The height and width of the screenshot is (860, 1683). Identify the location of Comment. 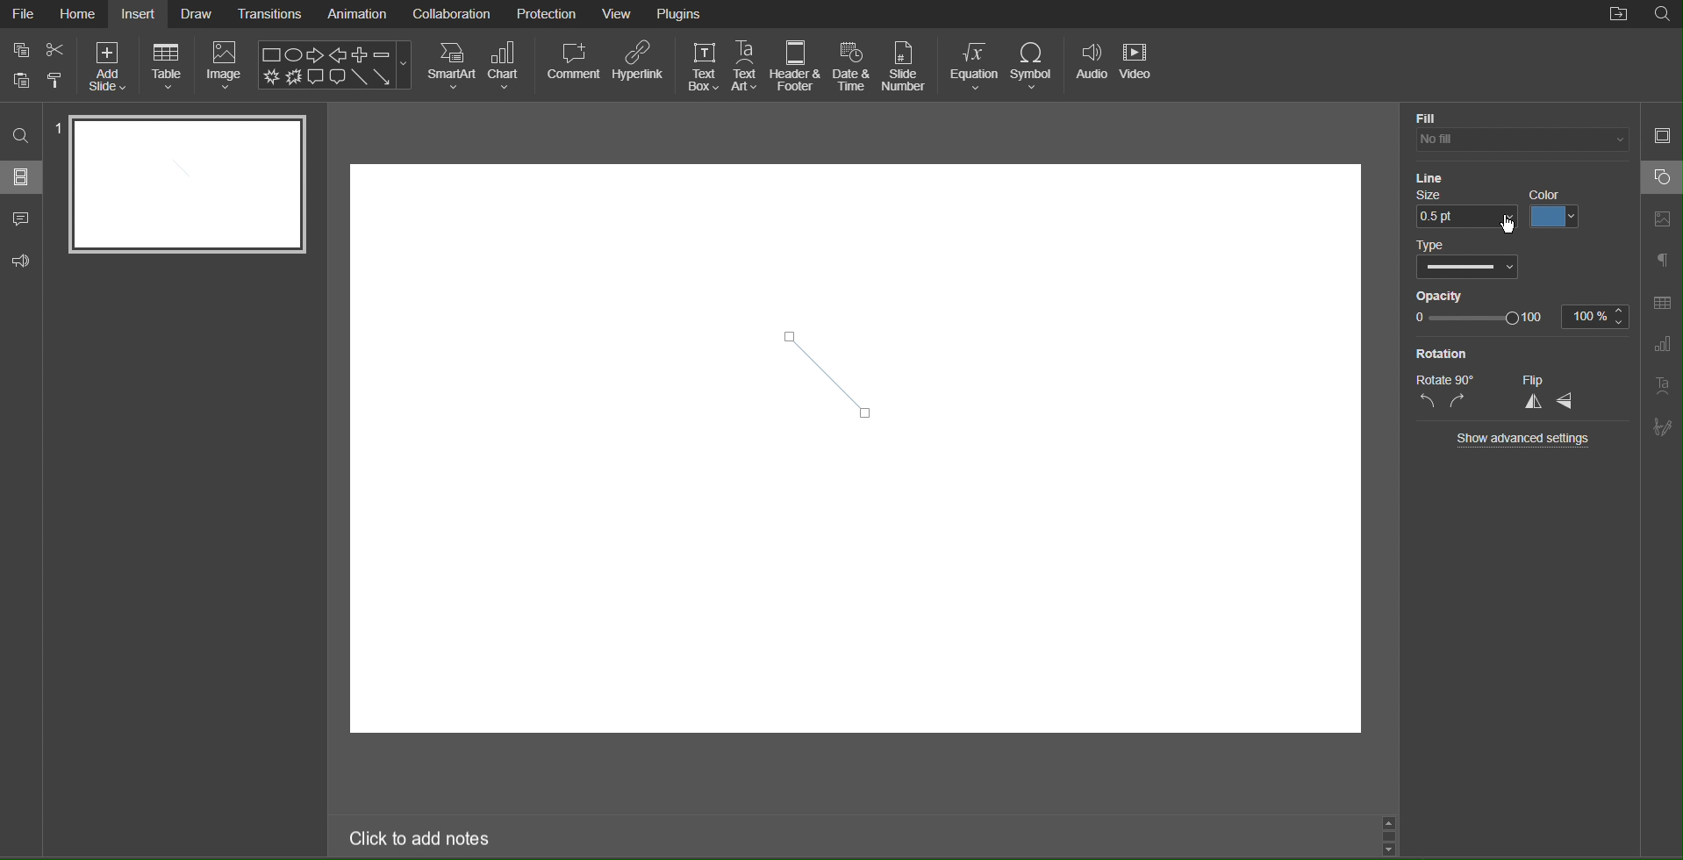
(572, 66).